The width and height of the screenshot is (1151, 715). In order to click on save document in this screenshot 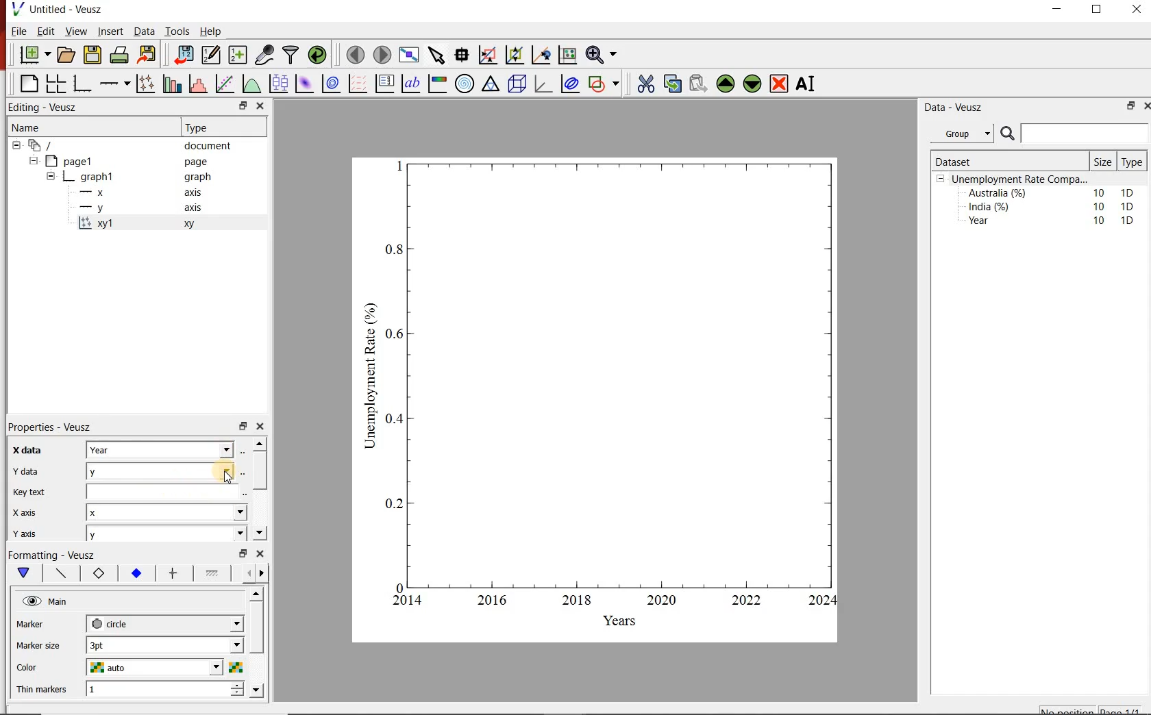, I will do `click(92, 54)`.